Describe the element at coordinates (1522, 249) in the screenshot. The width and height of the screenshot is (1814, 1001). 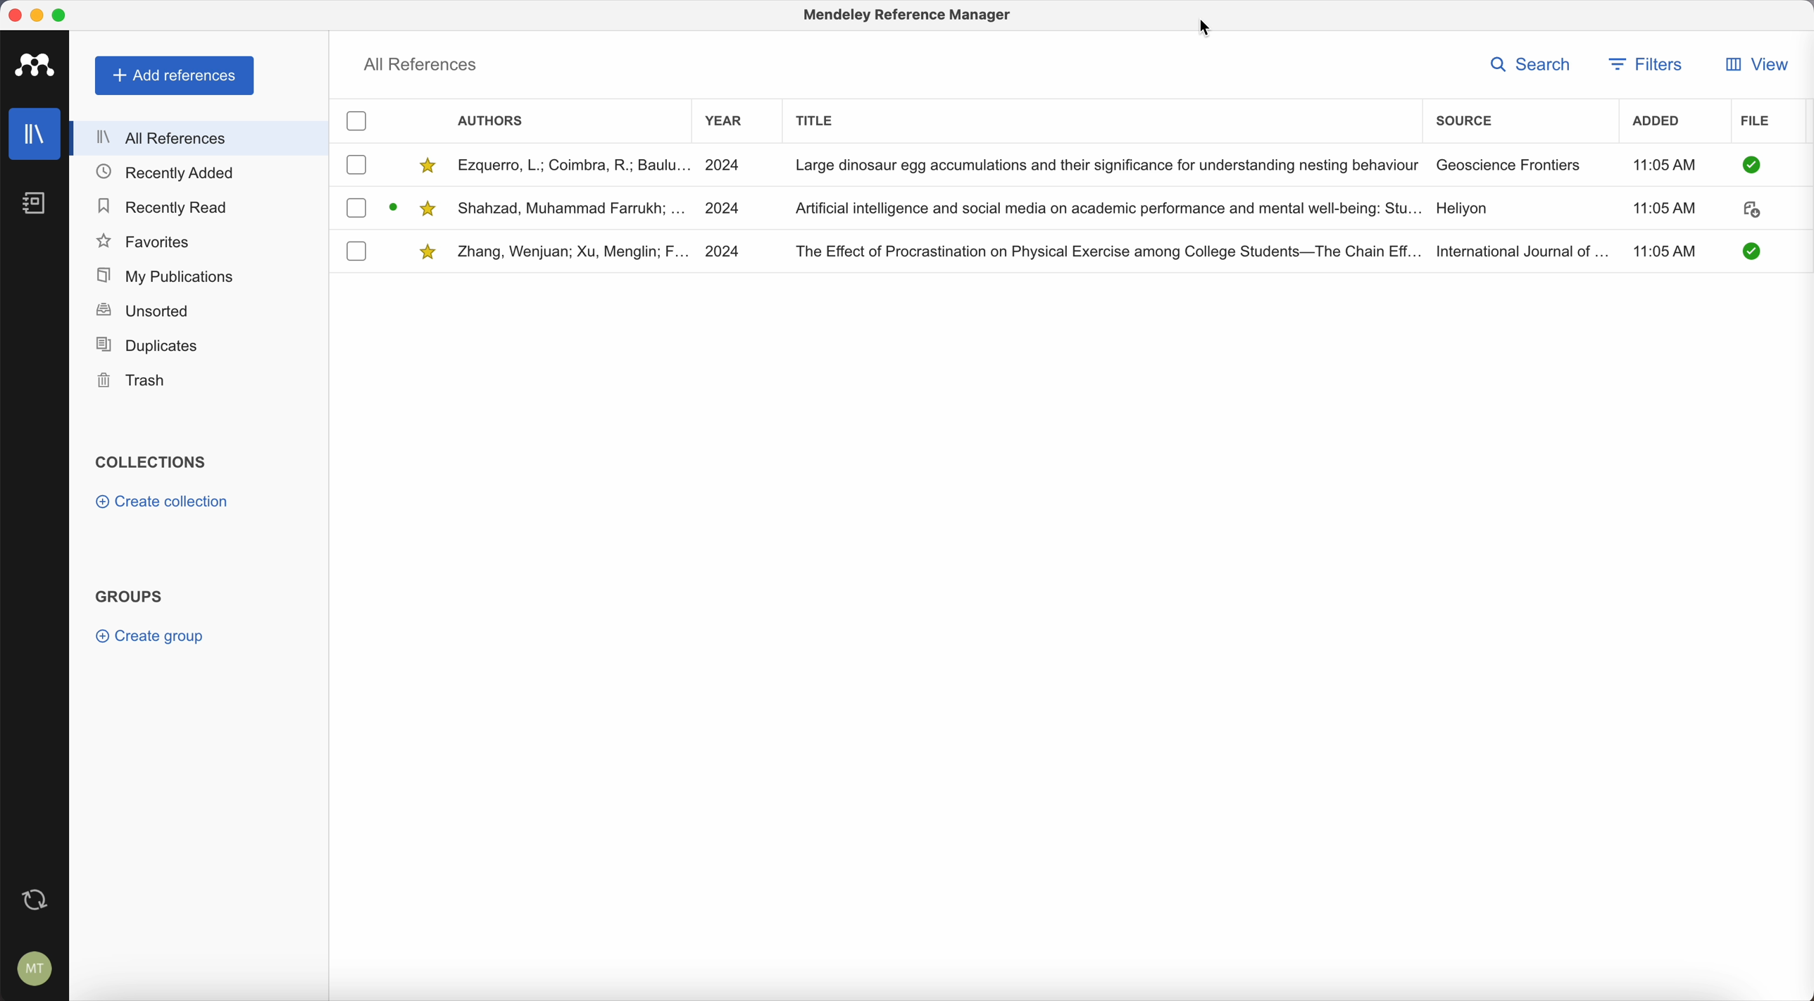
I see `International Journal of...` at that location.